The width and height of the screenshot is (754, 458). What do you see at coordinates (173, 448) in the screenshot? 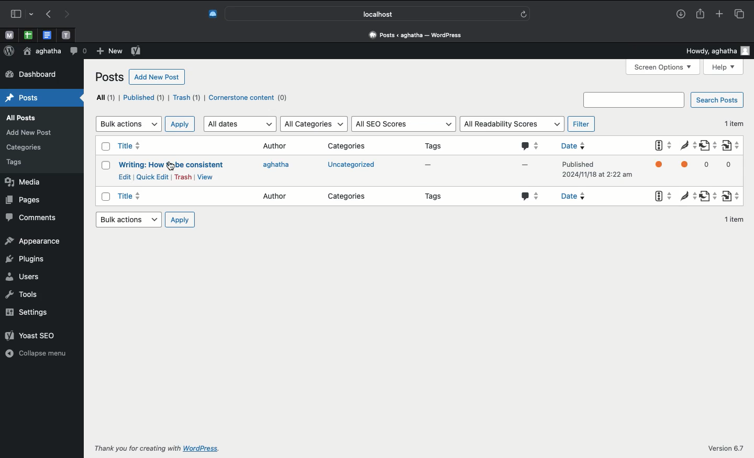
I see `Thank you for creating with wordpress` at bounding box center [173, 448].